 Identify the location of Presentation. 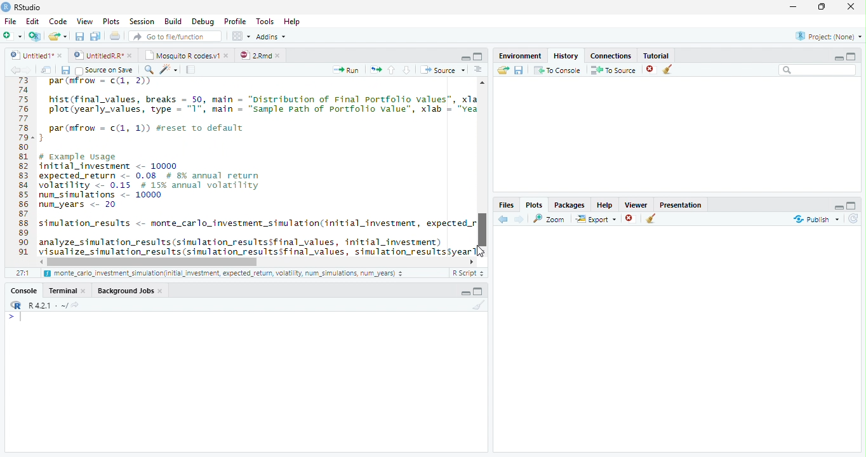
(681, 204).